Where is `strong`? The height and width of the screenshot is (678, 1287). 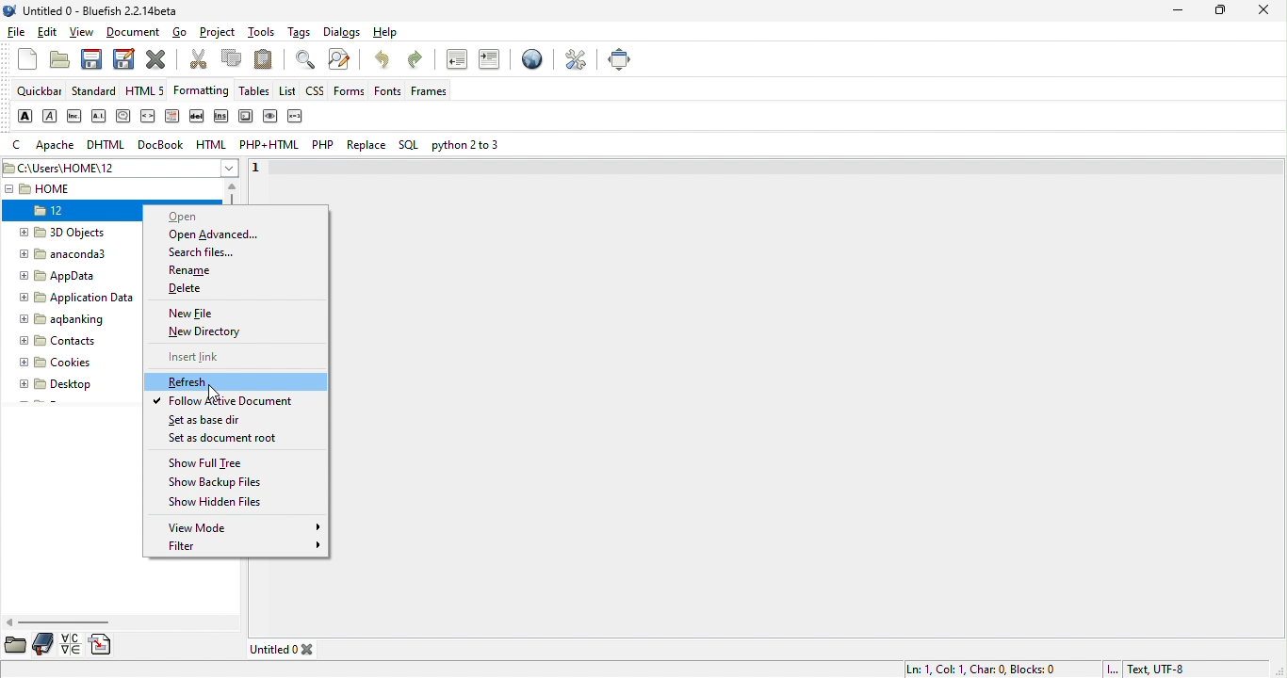 strong is located at coordinates (24, 116).